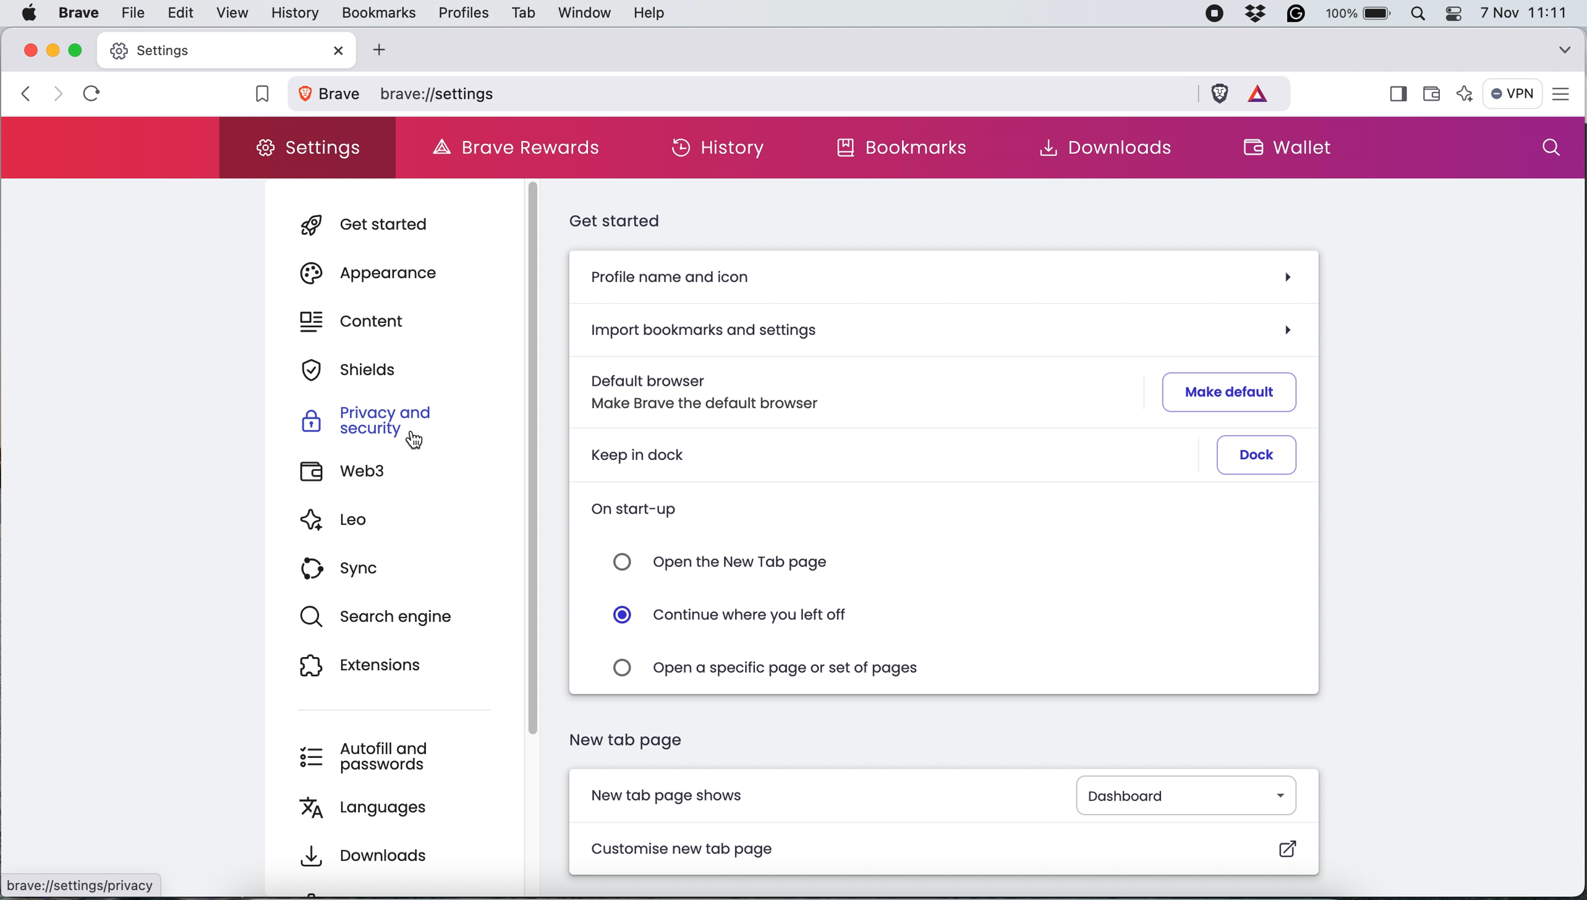 This screenshot has height=900, width=1587. What do you see at coordinates (79, 14) in the screenshot?
I see `brave` at bounding box center [79, 14].